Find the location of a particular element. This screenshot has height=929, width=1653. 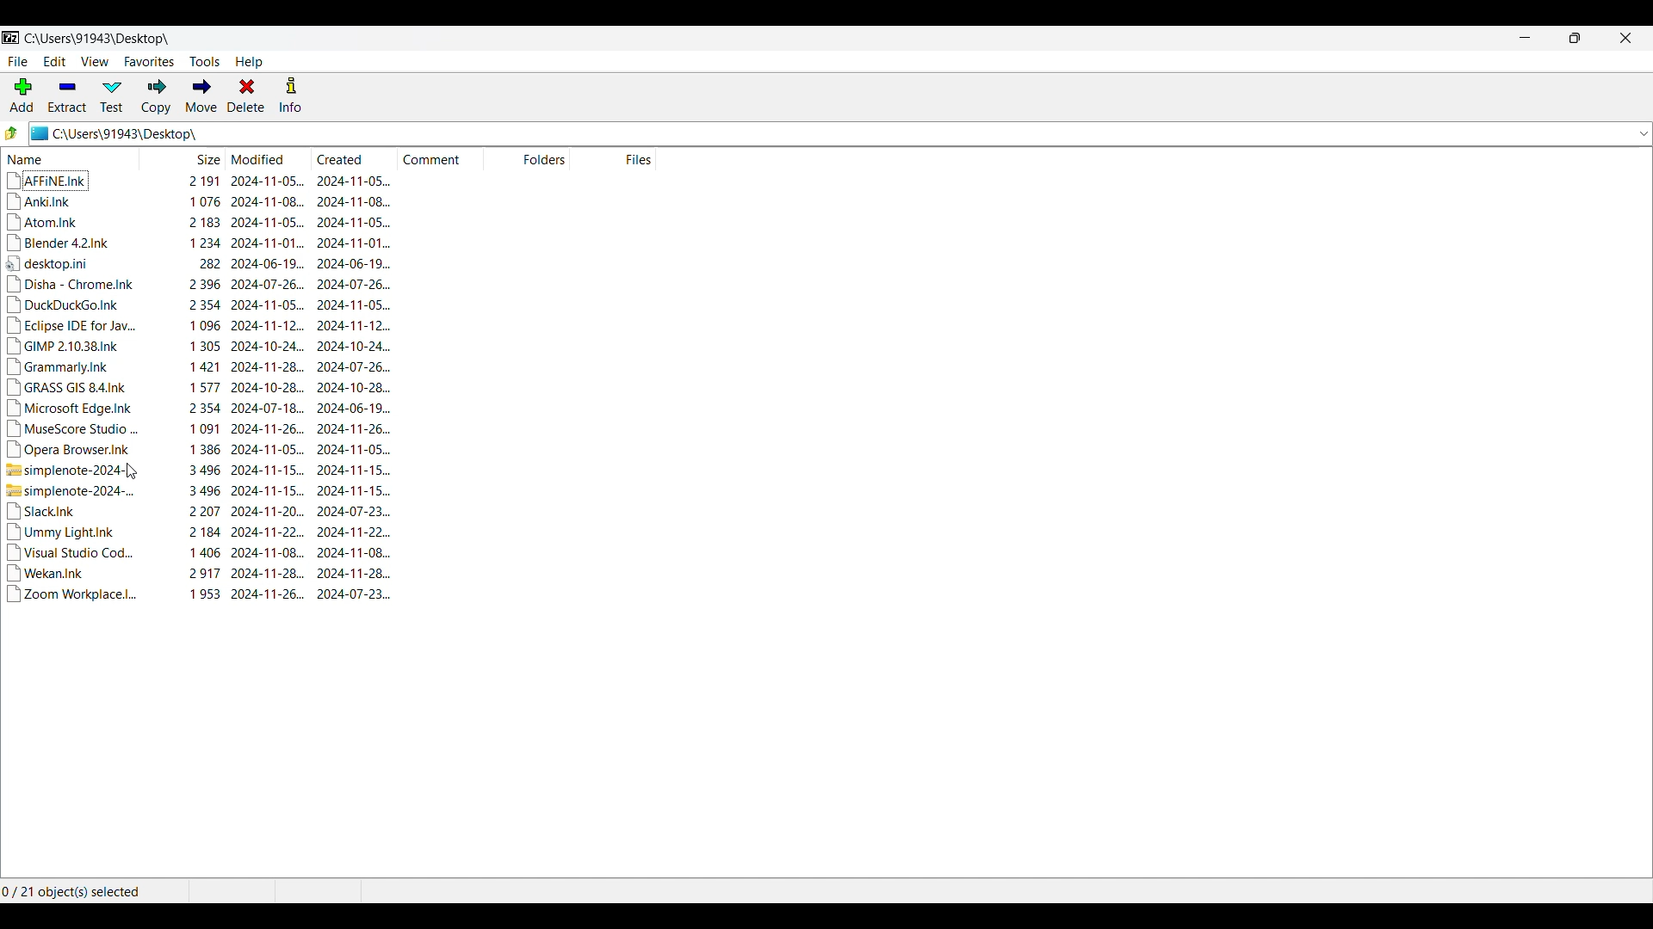

Eclipse IDE for Jav... 1096 2024-11-12... 2024-11-12. is located at coordinates (201, 327).